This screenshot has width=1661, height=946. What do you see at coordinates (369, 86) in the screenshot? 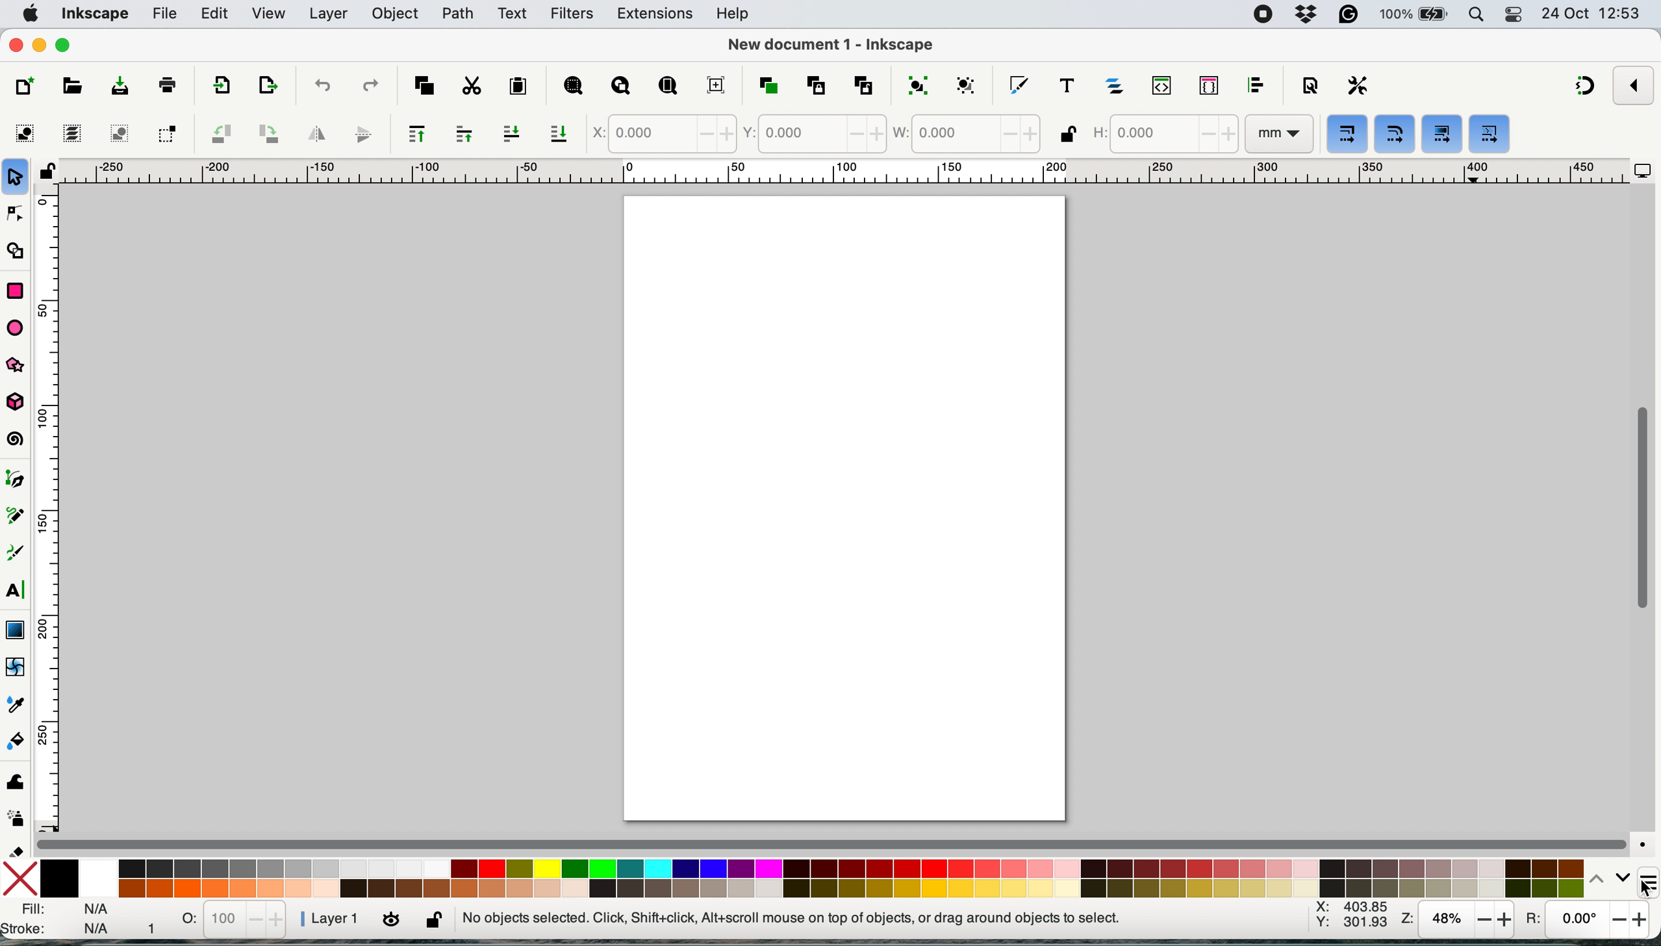
I see `redo` at bounding box center [369, 86].